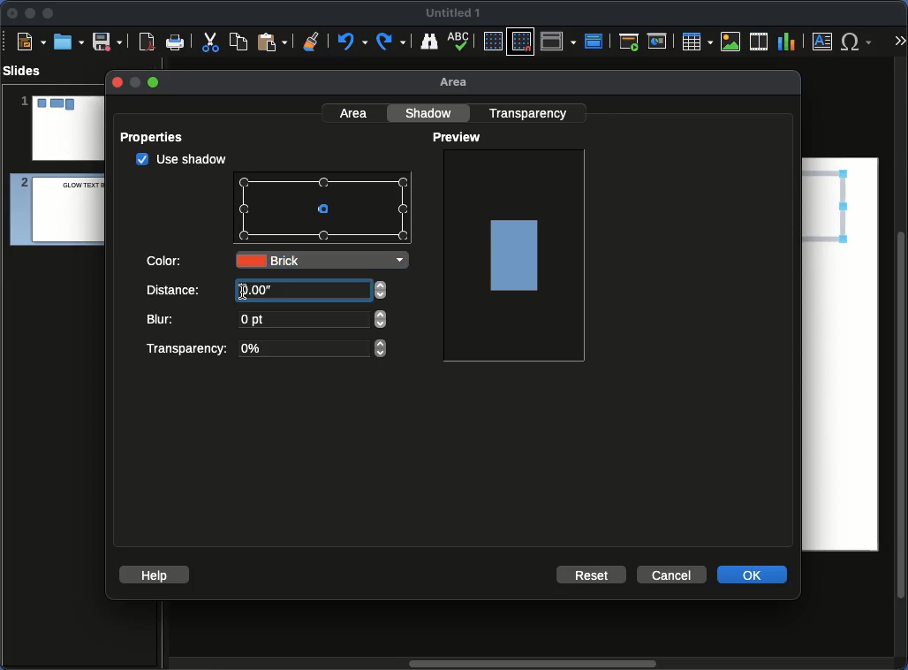 The height and width of the screenshot is (670, 908). What do you see at coordinates (593, 574) in the screenshot?
I see `Reset` at bounding box center [593, 574].